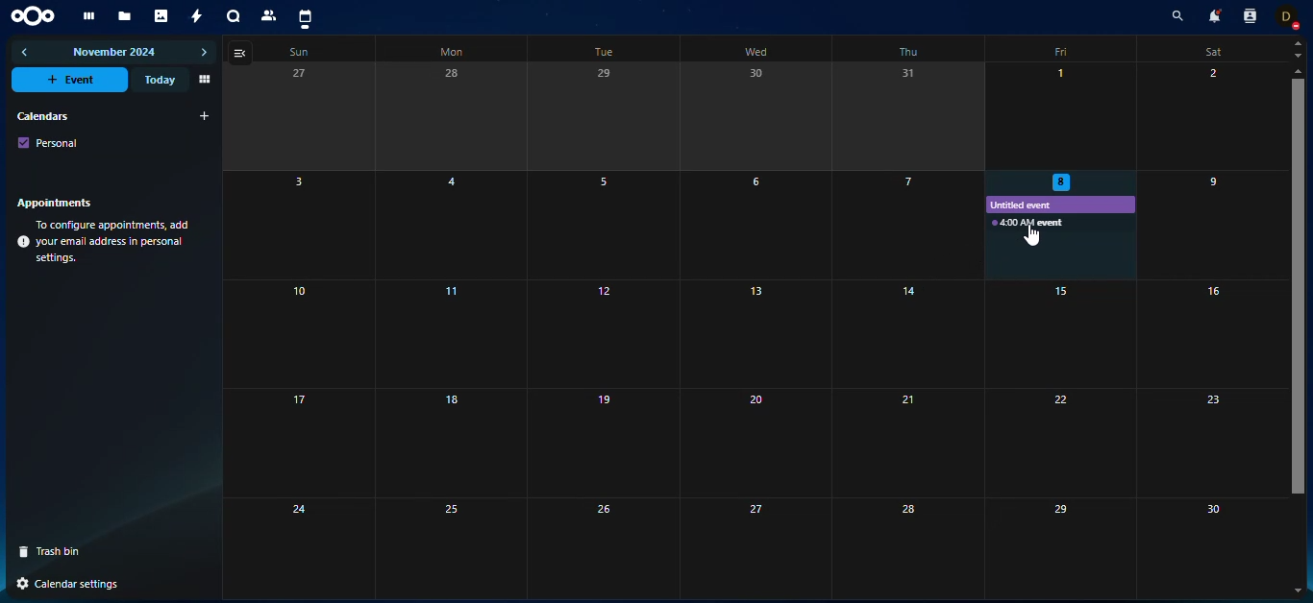 The image size is (1313, 603). What do you see at coordinates (1291, 16) in the screenshot?
I see `profile` at bounding box center [1291, 16].